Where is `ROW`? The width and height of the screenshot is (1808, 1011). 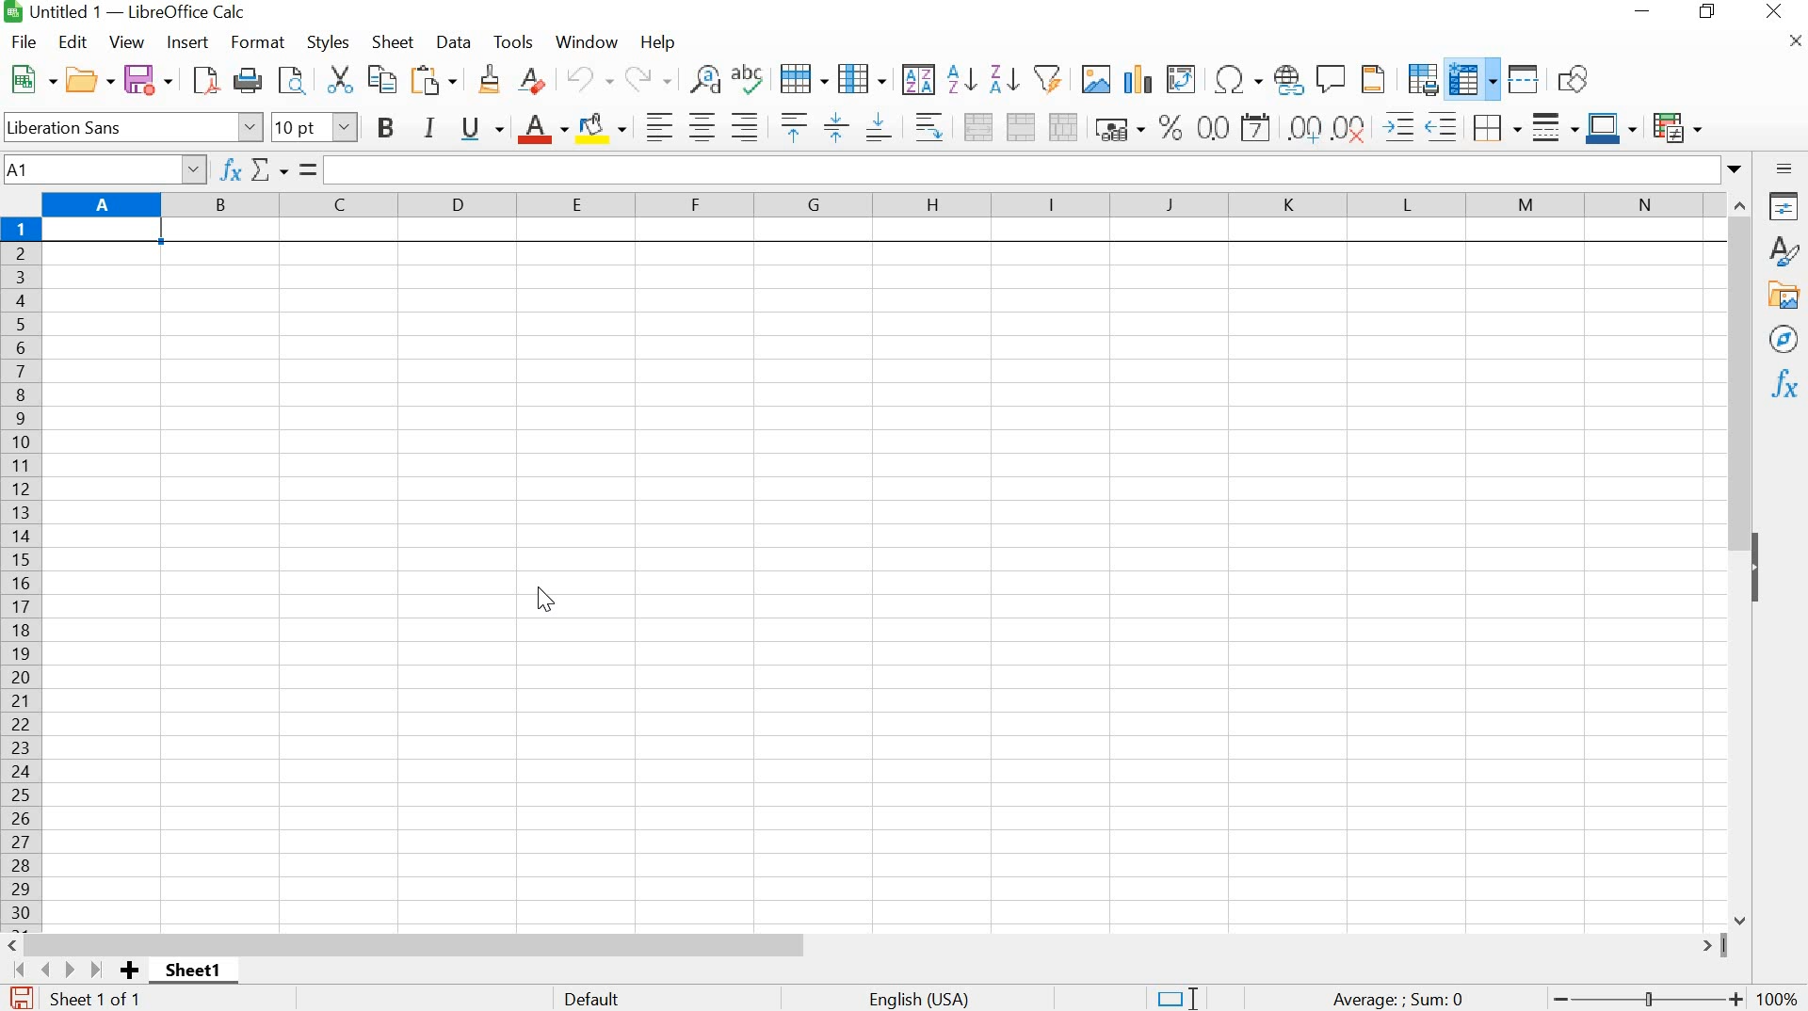
ROW is located at coordinates (807, 77).